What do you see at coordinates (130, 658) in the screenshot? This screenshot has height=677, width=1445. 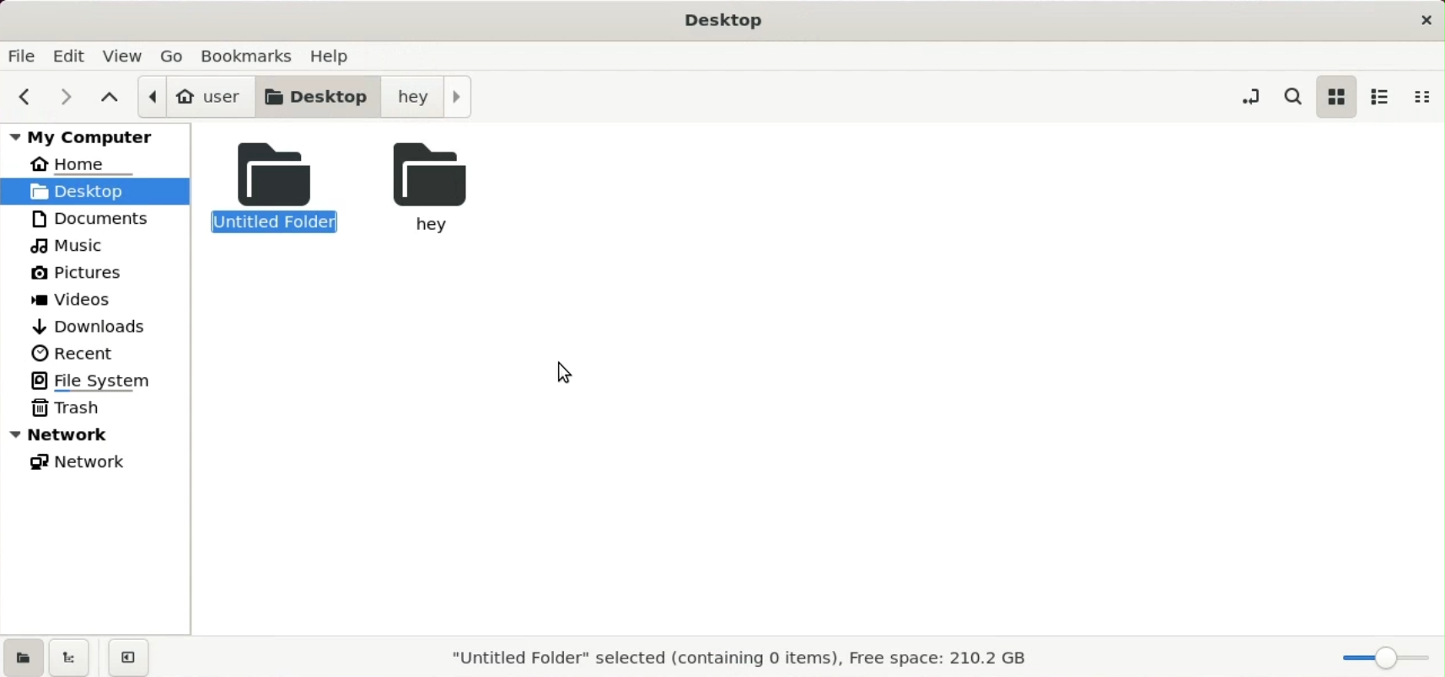 I see `close sidebars` at bounding box center [130, 658].